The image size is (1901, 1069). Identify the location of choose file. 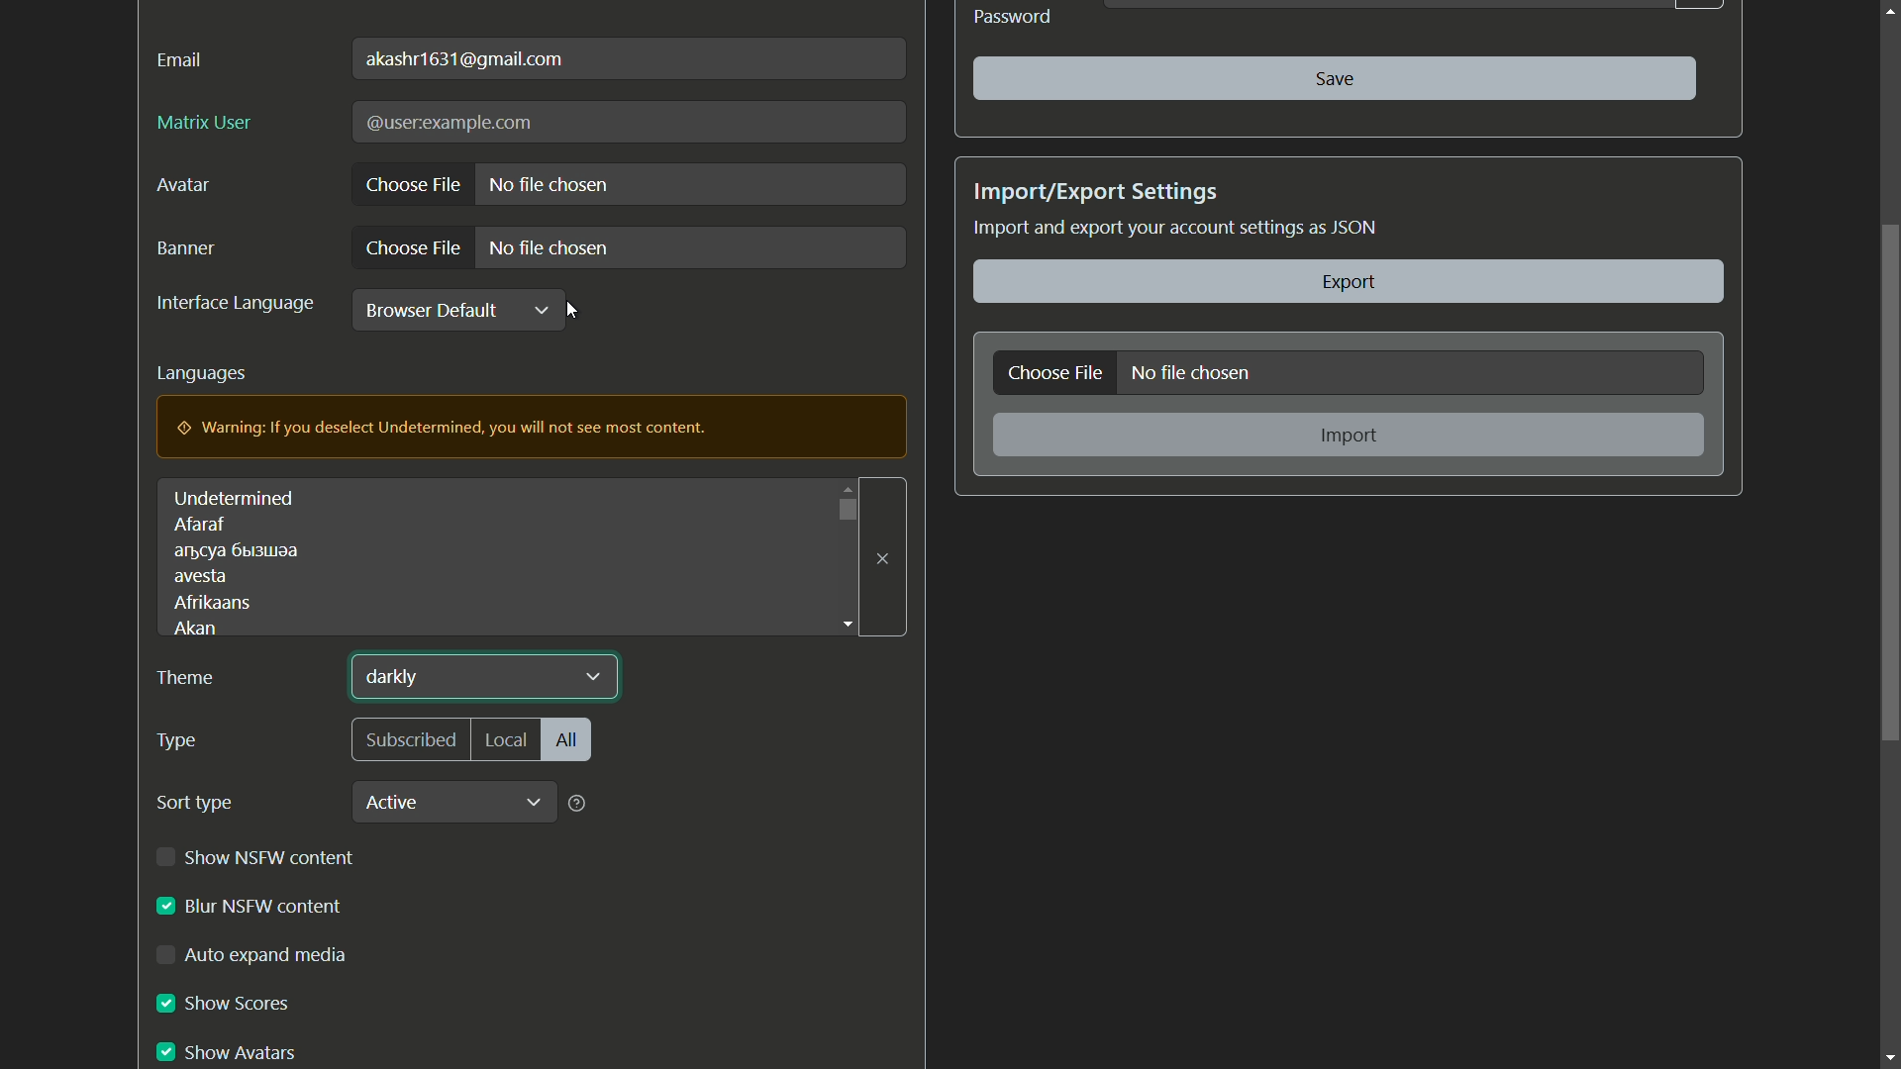
(413, 186).